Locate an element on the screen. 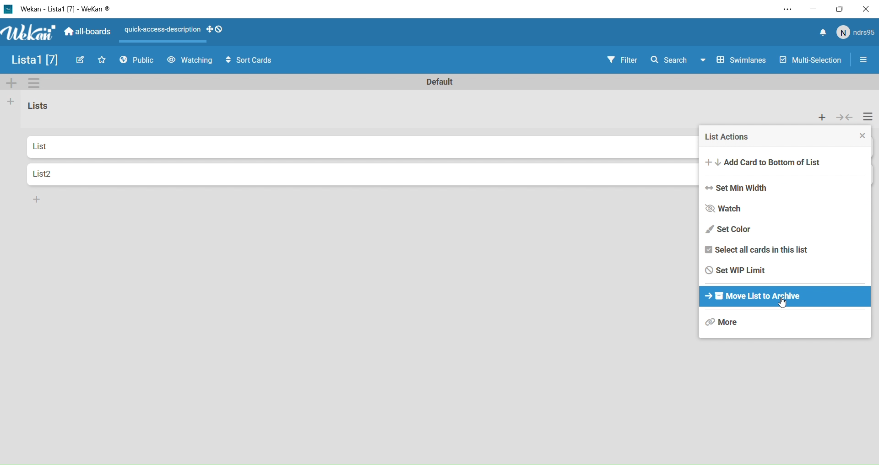  Add is located at coordinates (11, 104).